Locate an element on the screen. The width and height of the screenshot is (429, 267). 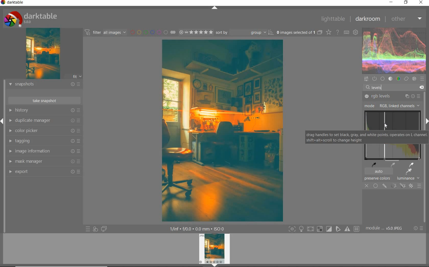
other is located at coordinates (406, 19).